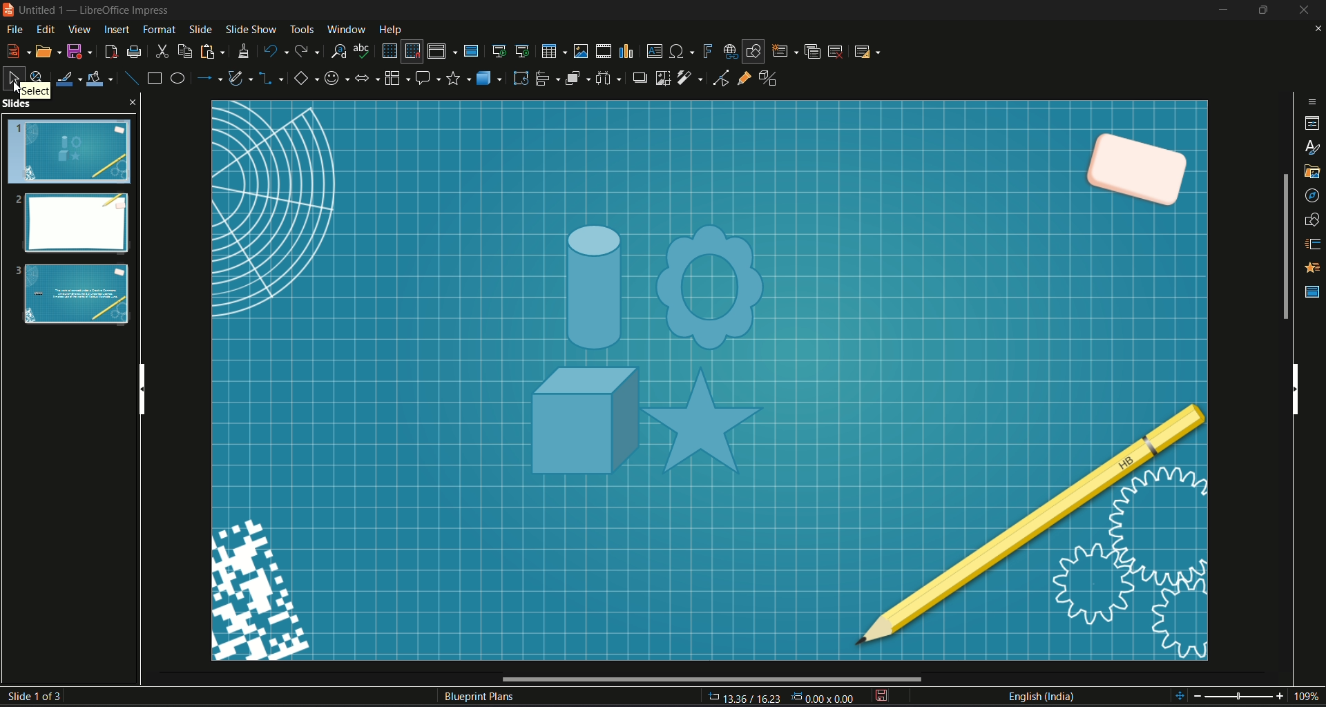 The image size is (1326, 707). Describe the element at coordinates (18, 89) in the screenshot. I see `cursor` at that location.